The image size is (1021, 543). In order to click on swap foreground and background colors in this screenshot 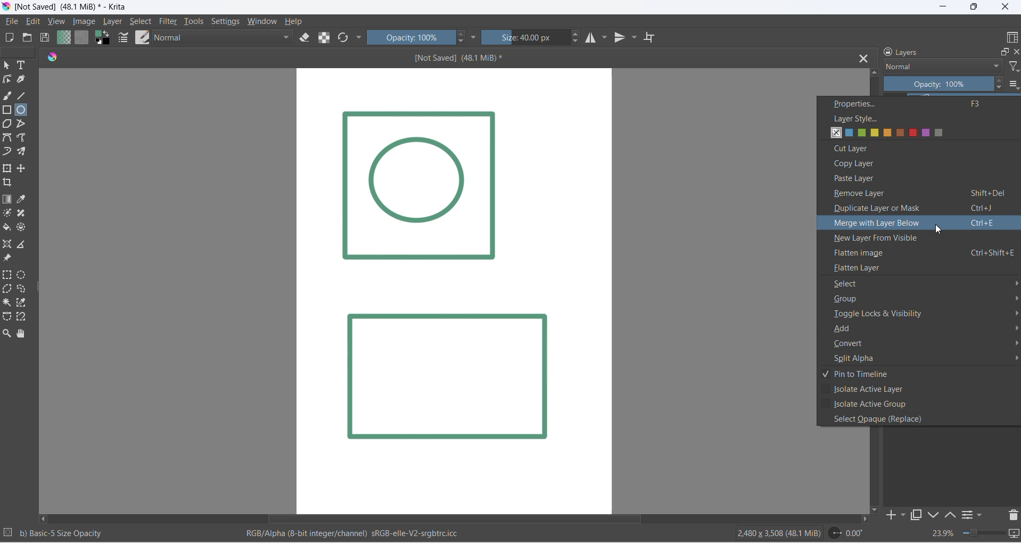, I will do `click(103, 38)`.